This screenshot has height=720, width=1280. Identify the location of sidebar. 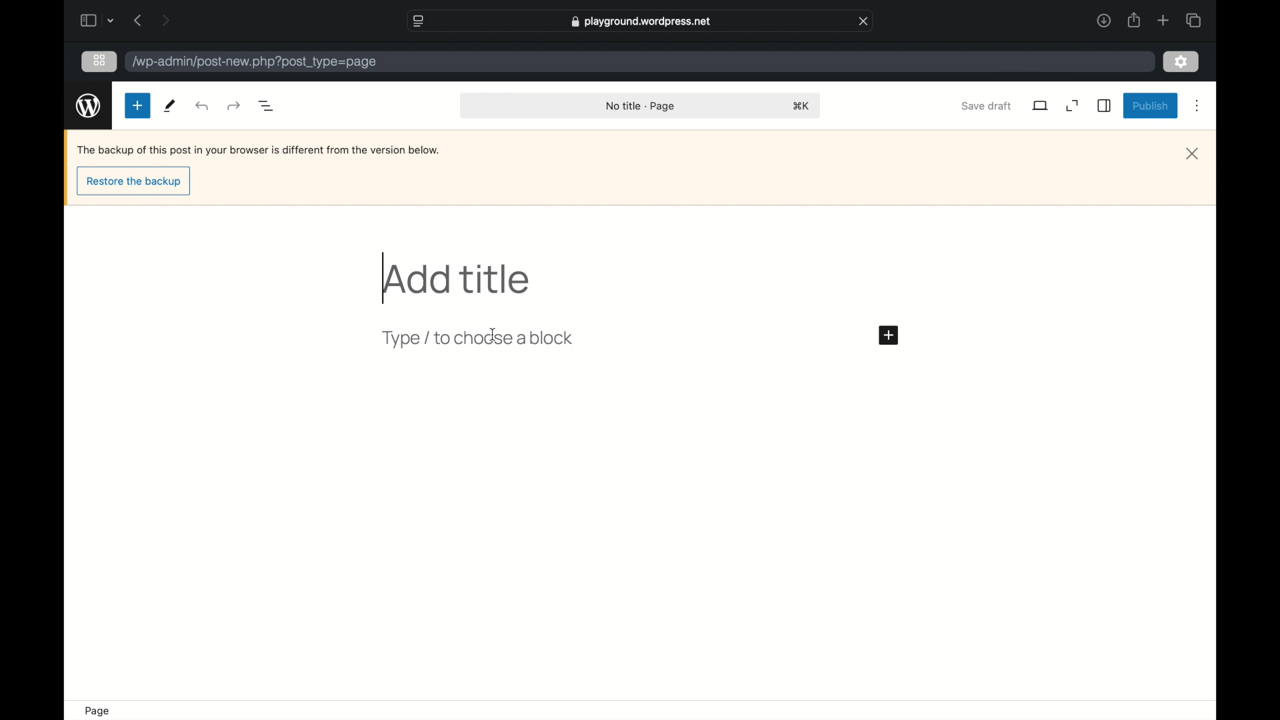
(87, 20).